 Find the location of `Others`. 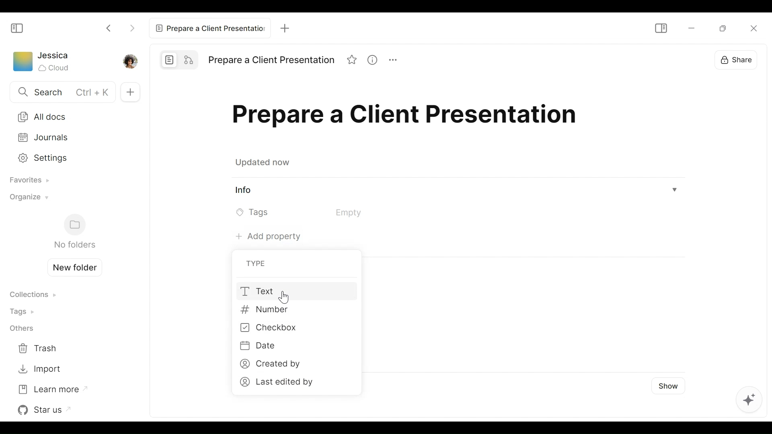

Others is located at coordinates (21, 329).